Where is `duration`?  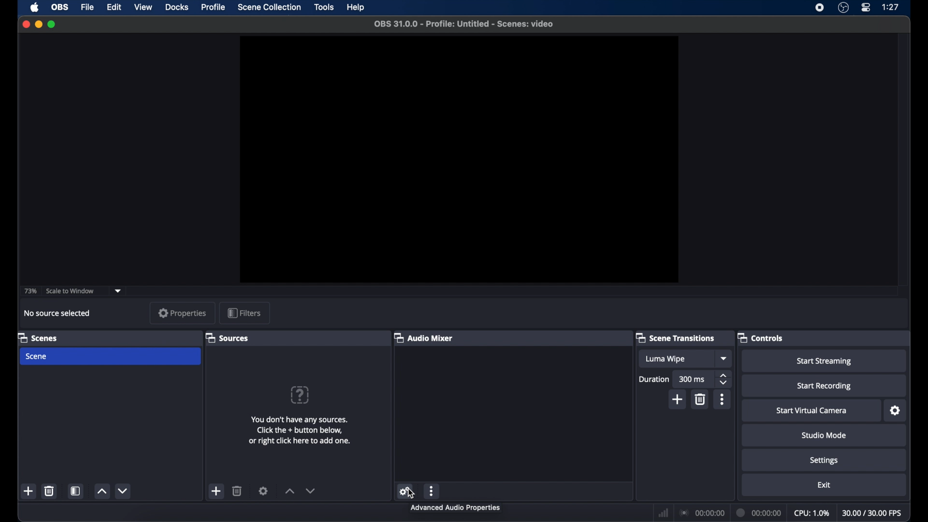 duration is located at coordinates (759, 513).